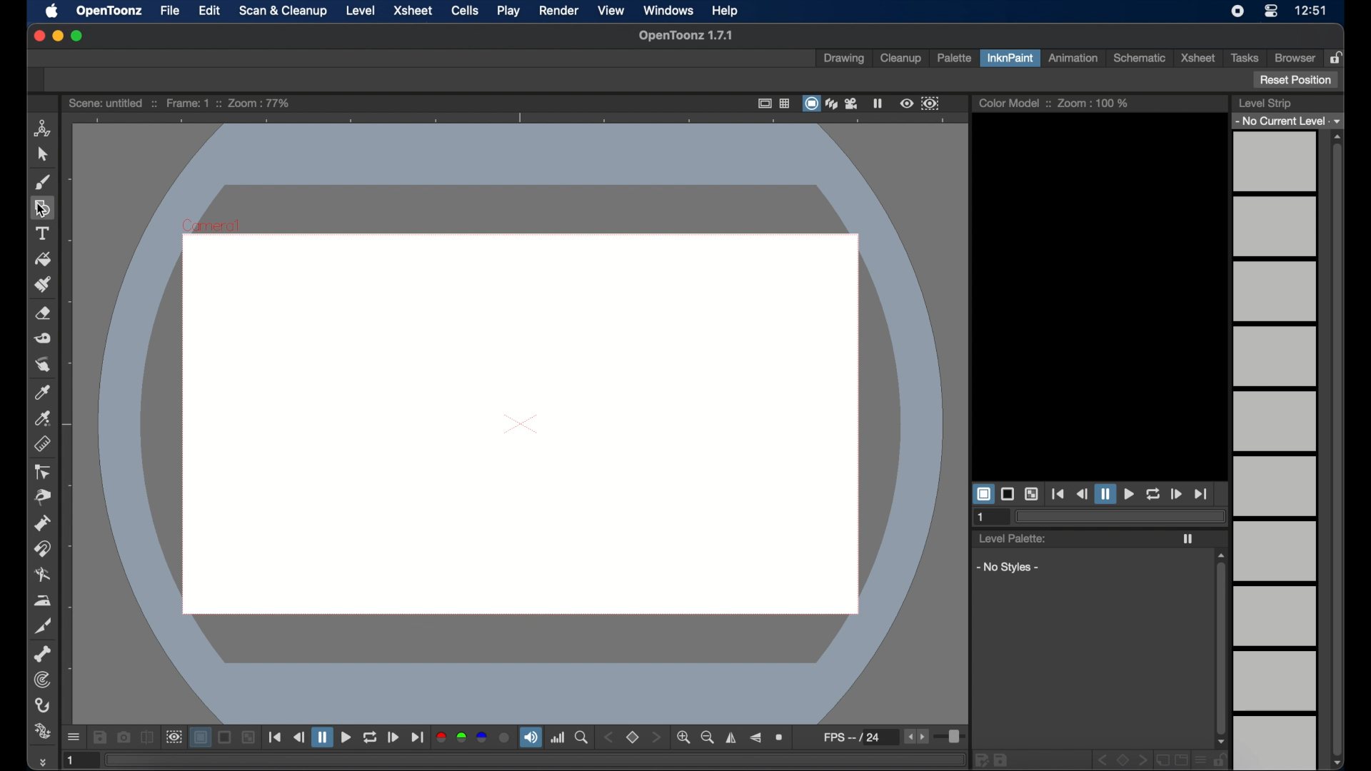  What do you see at coordinates (42, 732) in the screenshot?
I see `plastic tool` at bounding box center [42, 732].